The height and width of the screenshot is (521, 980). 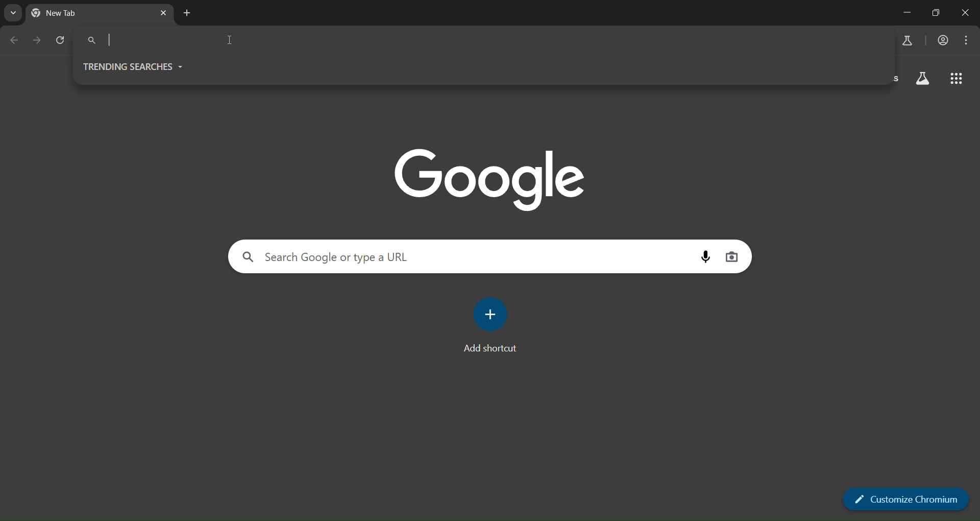 What do you see at coordinates (937, 13) in the screenshot?
I see `restore down` at bounding box center [937, 13].